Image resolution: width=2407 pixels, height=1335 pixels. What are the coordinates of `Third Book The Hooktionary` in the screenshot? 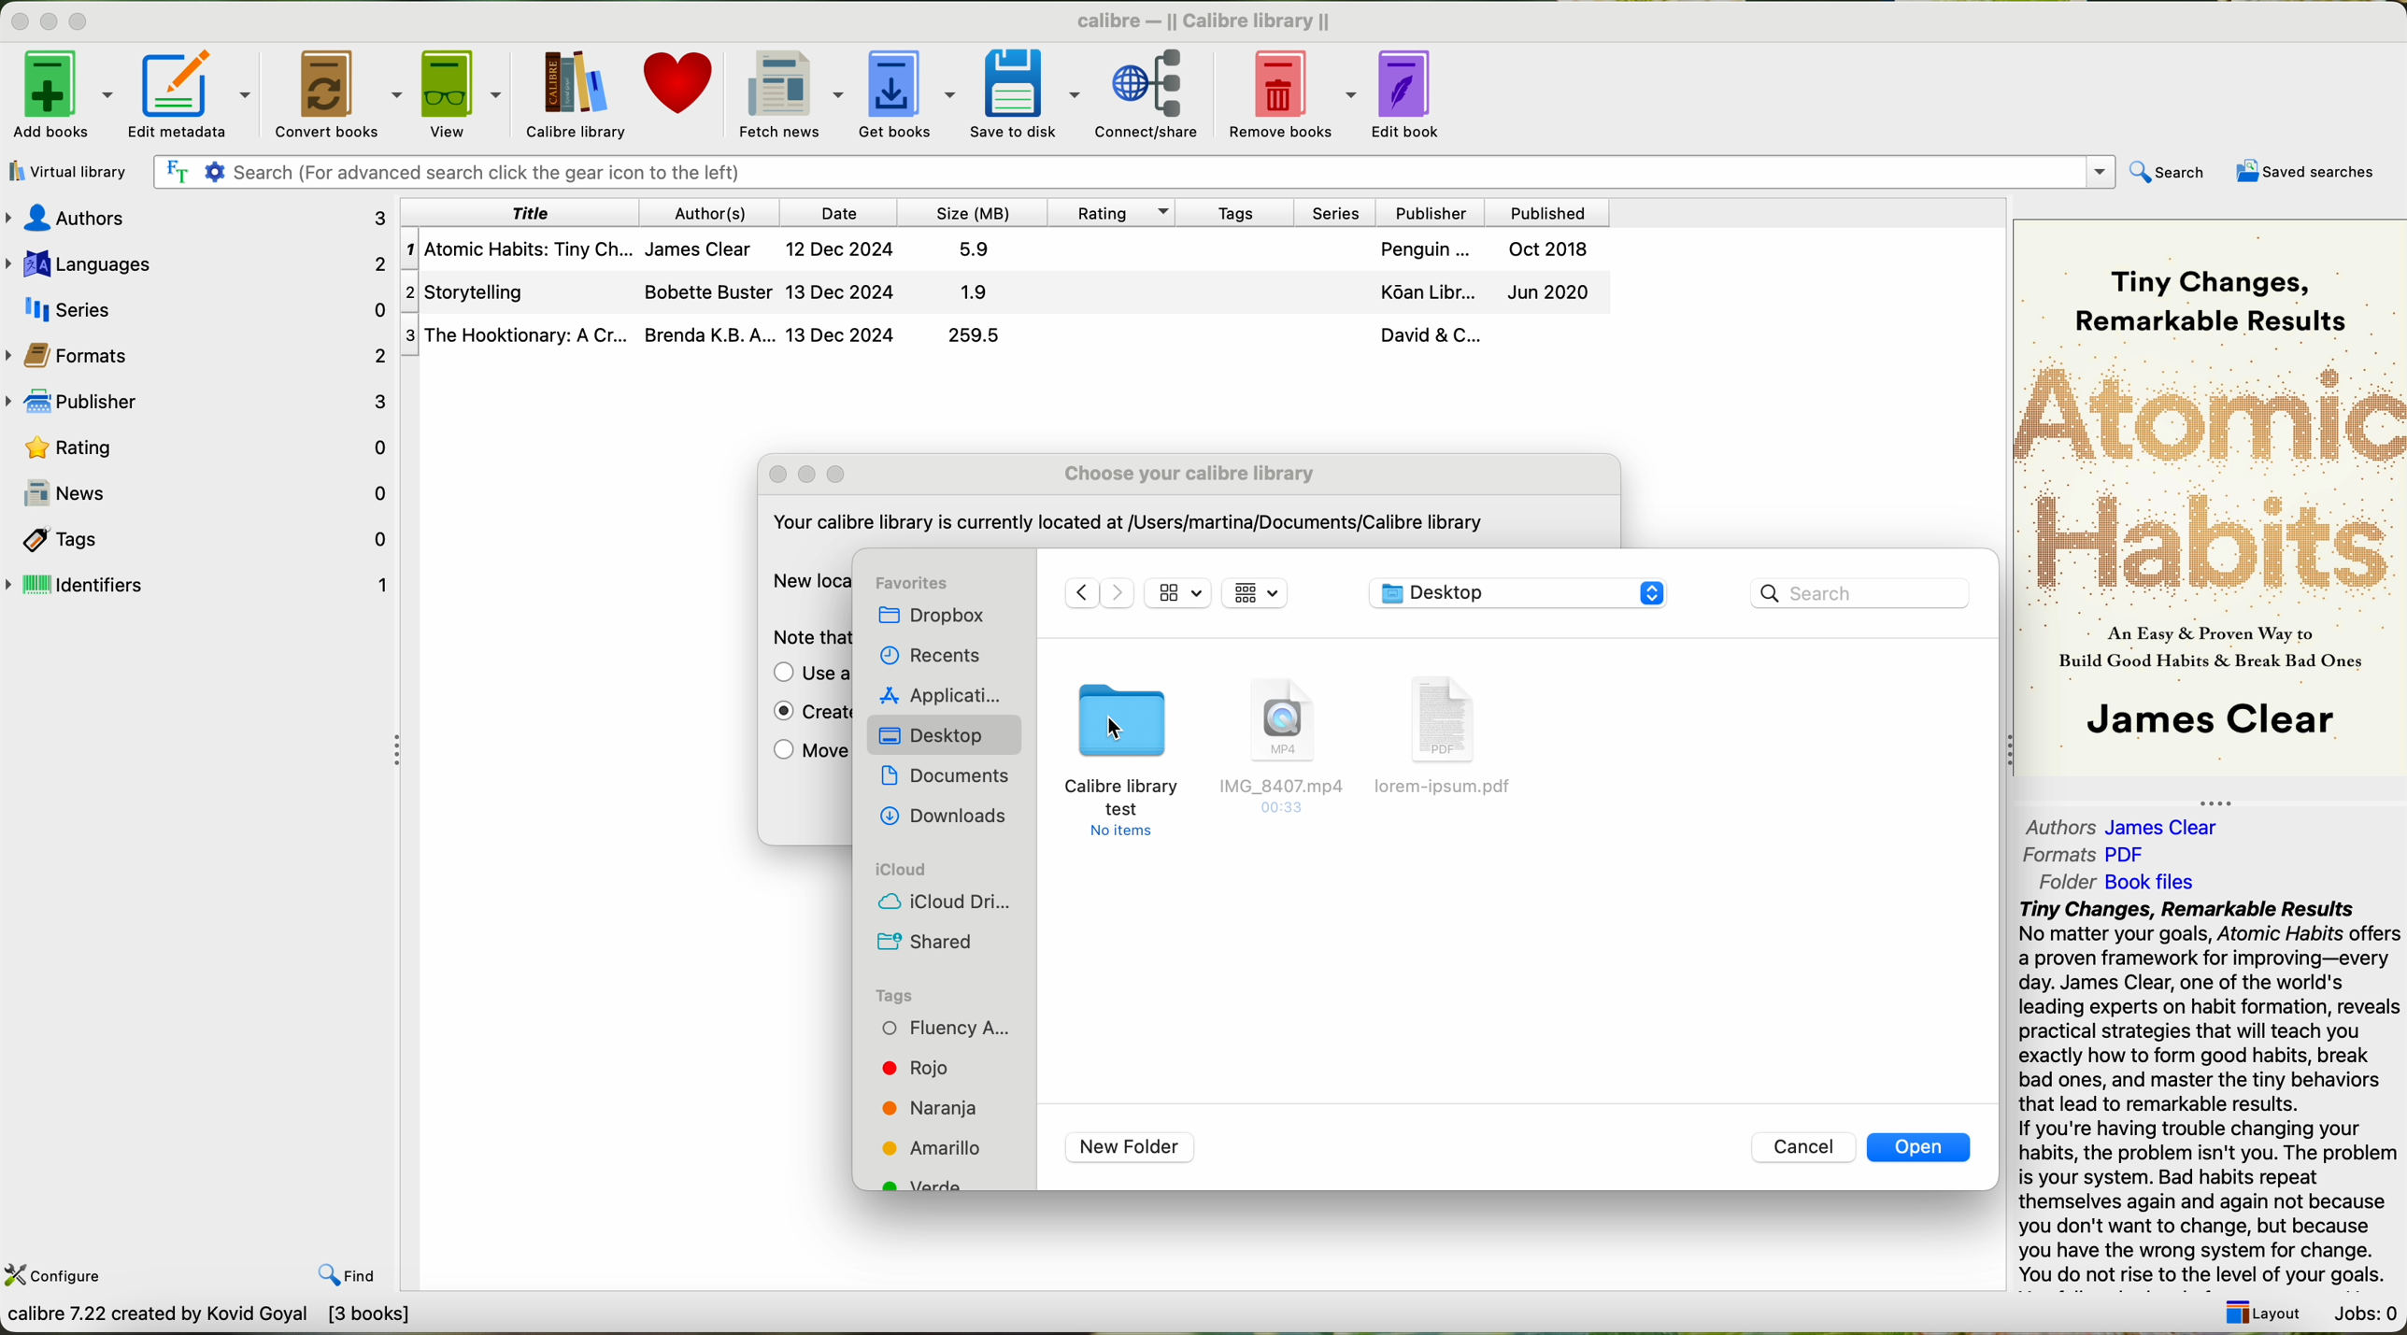 It's located at (1004, 336).